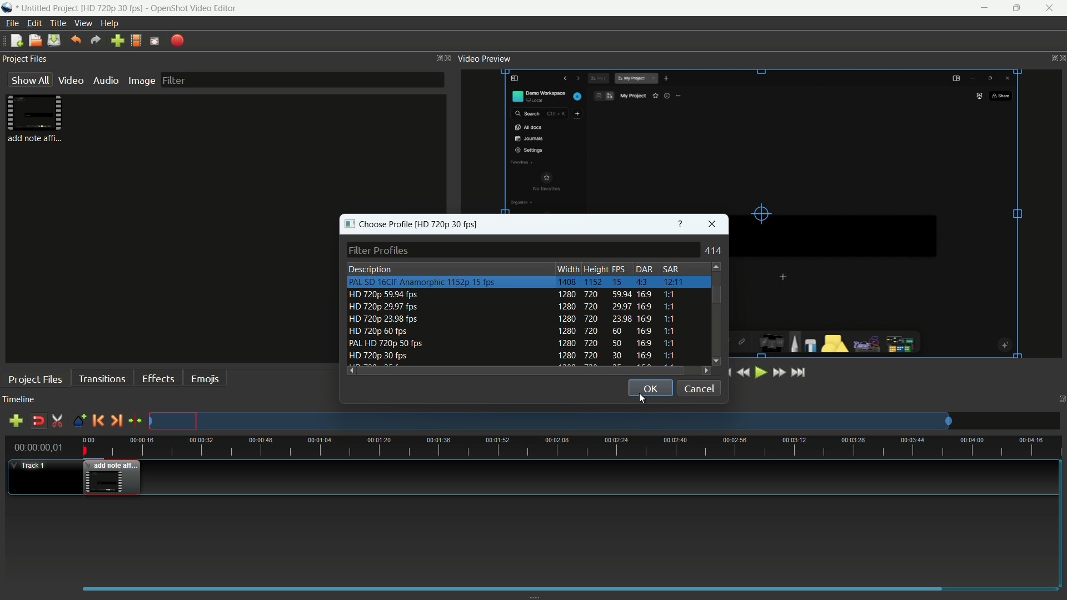  What do you see at coordinates (620, 270) in the screenshot?
I see `fps` at bounding box center [620, 270].